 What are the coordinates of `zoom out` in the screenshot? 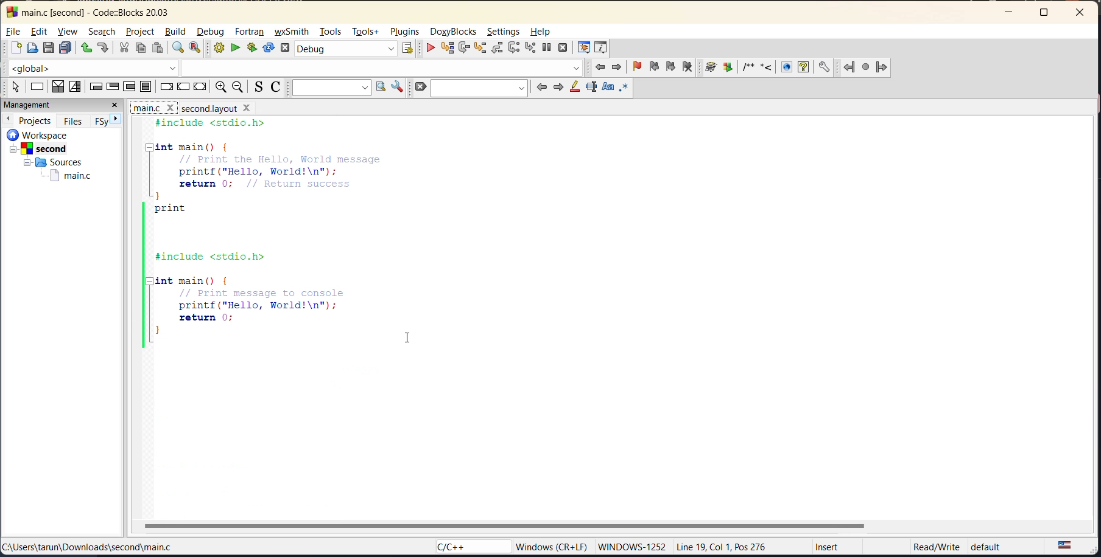 It's located at (237, 87).